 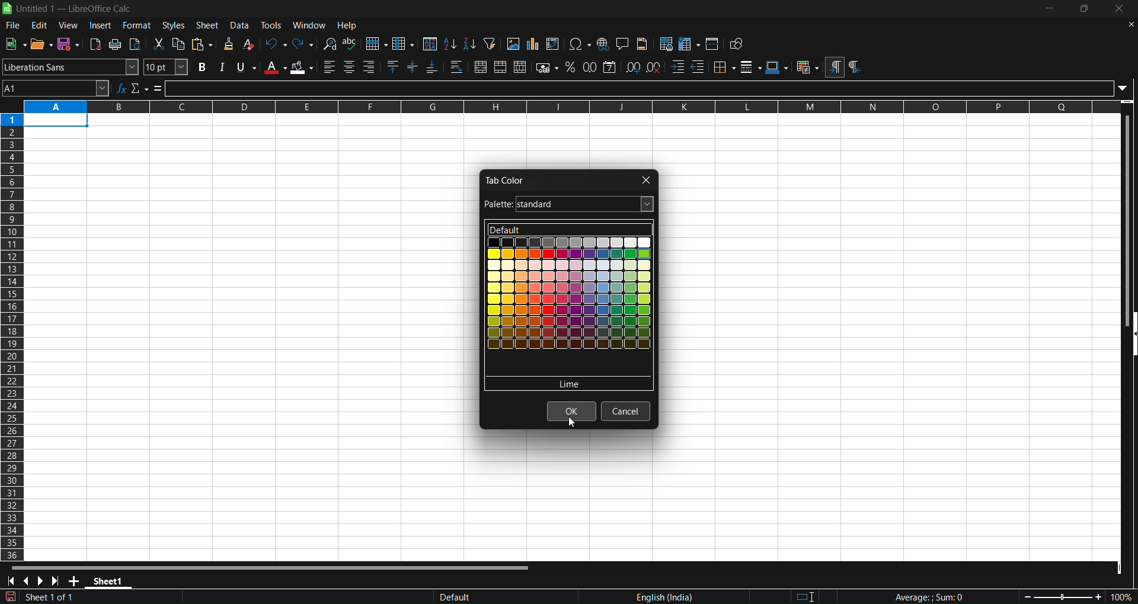 I want to click on show draw functions, so click(x=738, y=45).